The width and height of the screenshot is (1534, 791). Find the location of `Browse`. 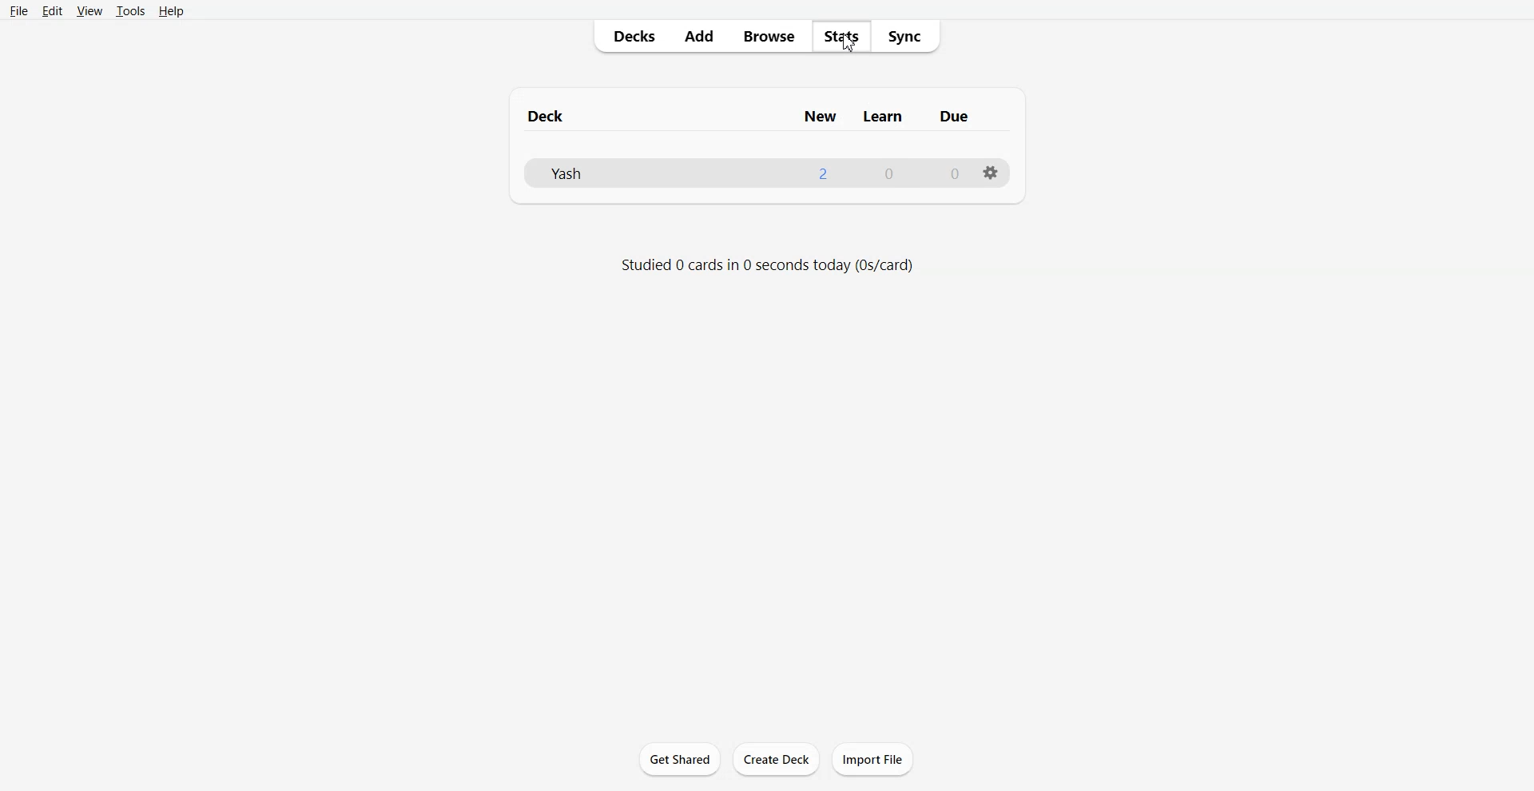

Browse is located at coordinates (775, 37).